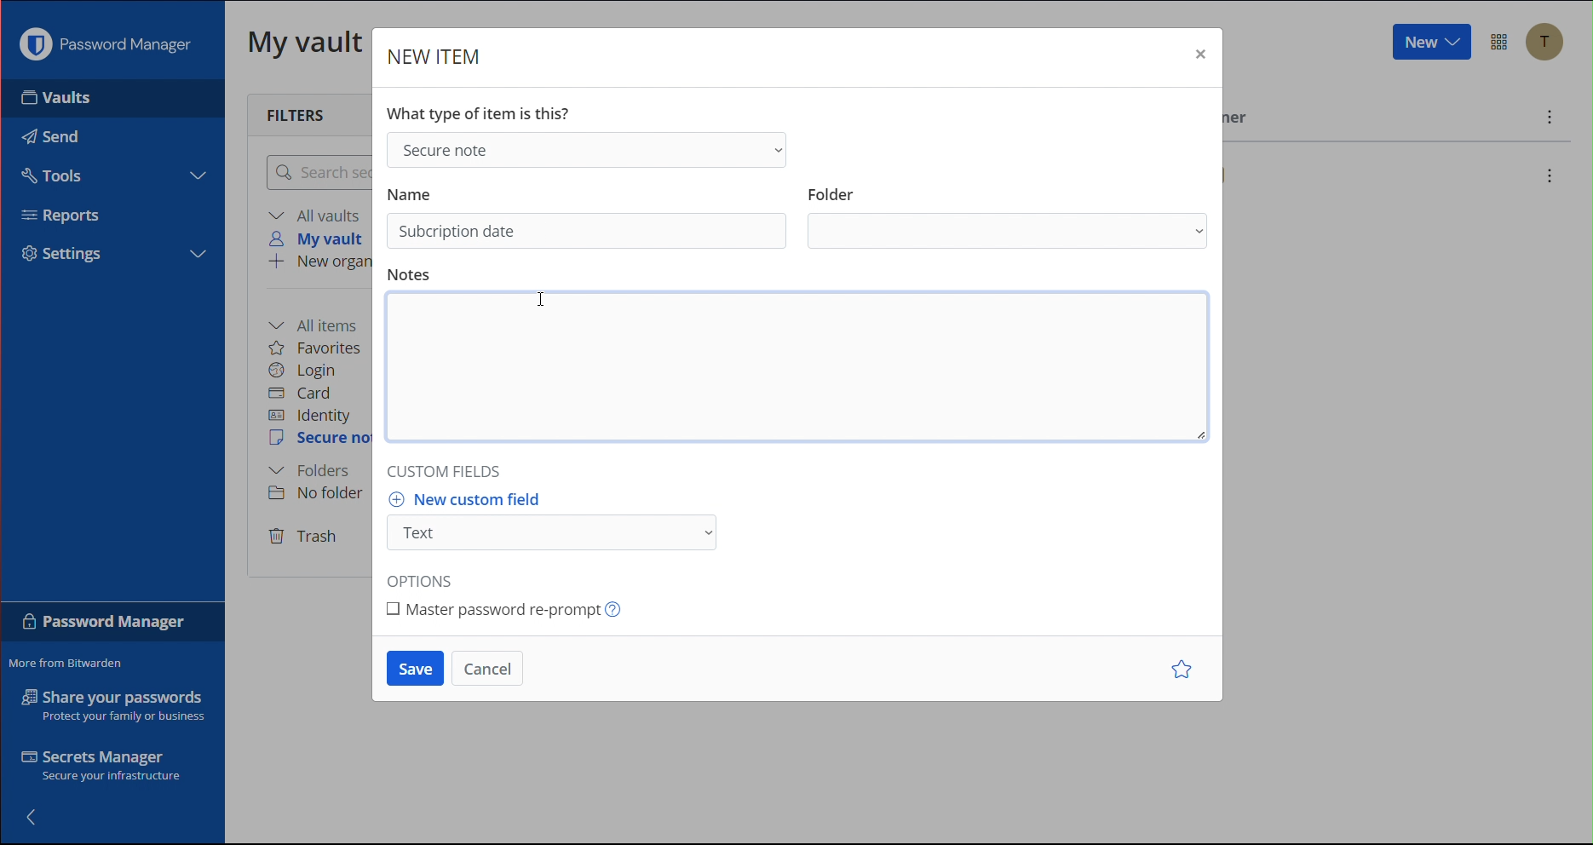 This screenshot has height=845, width=1593. Describe the element at coordinates (303, 371) in the screenshot. I see `Login` at that location.